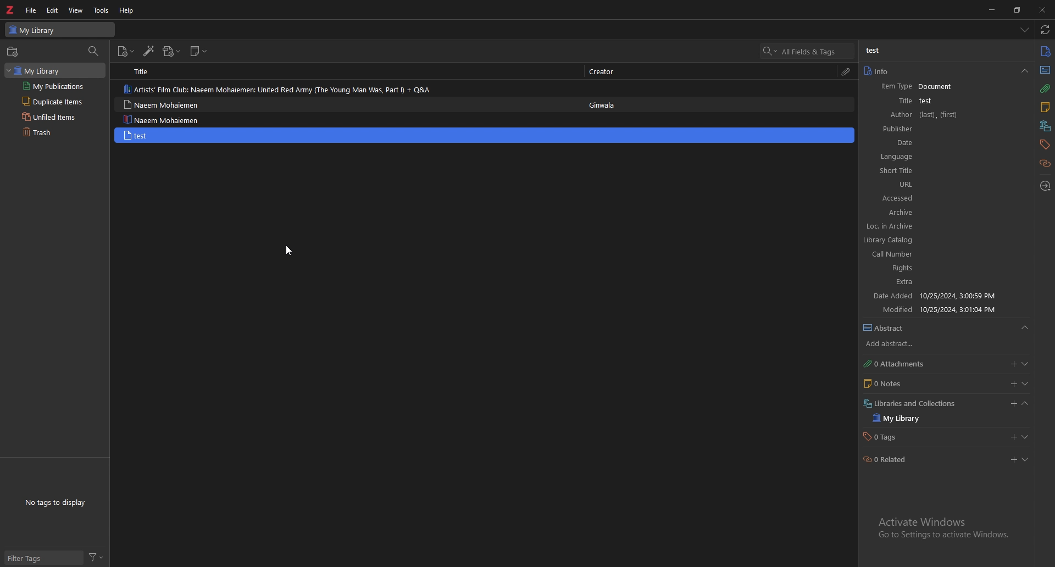 The height and width of the screenshot is (567, 1055). I want to click on 0Notes, so click(888, 383).